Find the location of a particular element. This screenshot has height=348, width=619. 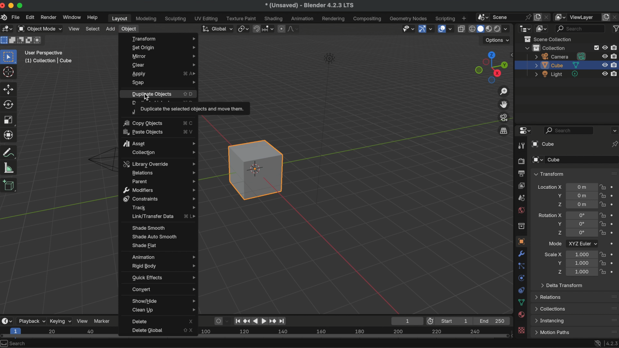

render is located at coordinates (48, 17).